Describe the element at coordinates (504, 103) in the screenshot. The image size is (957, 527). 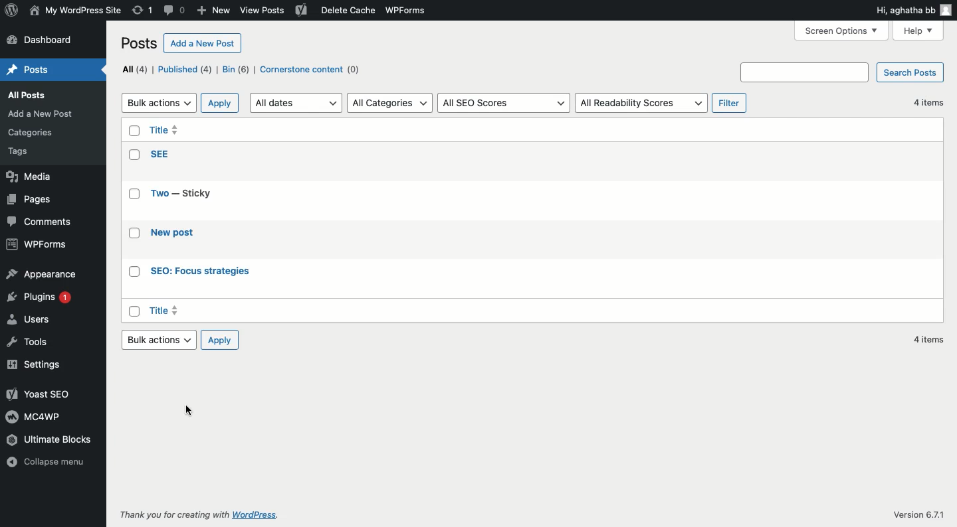
I see `All SEO scores` at that location.